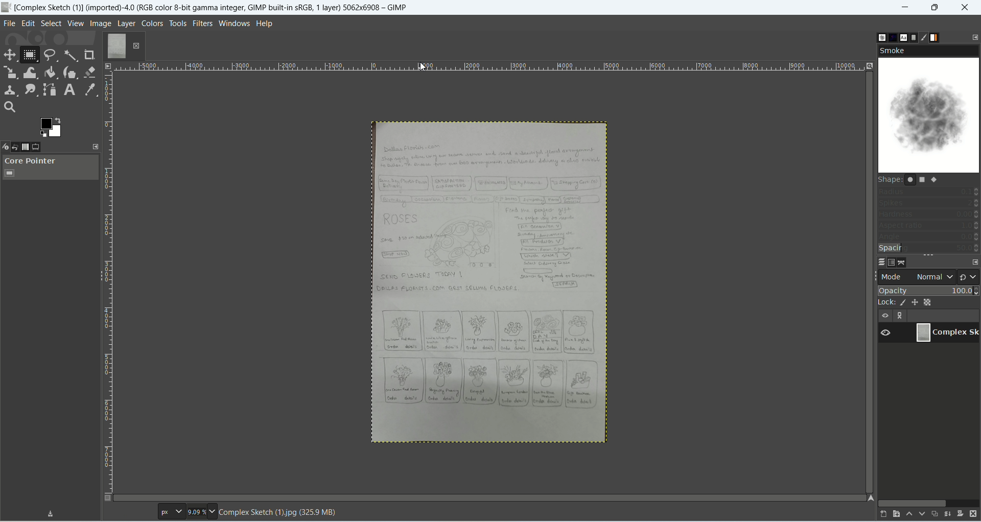 Image resolution: width=981 pixels, height=522 pixels. What do you see at coordinates (15, 147) in the screenshot?
I see `undo history` at bounding box center [15, 147].